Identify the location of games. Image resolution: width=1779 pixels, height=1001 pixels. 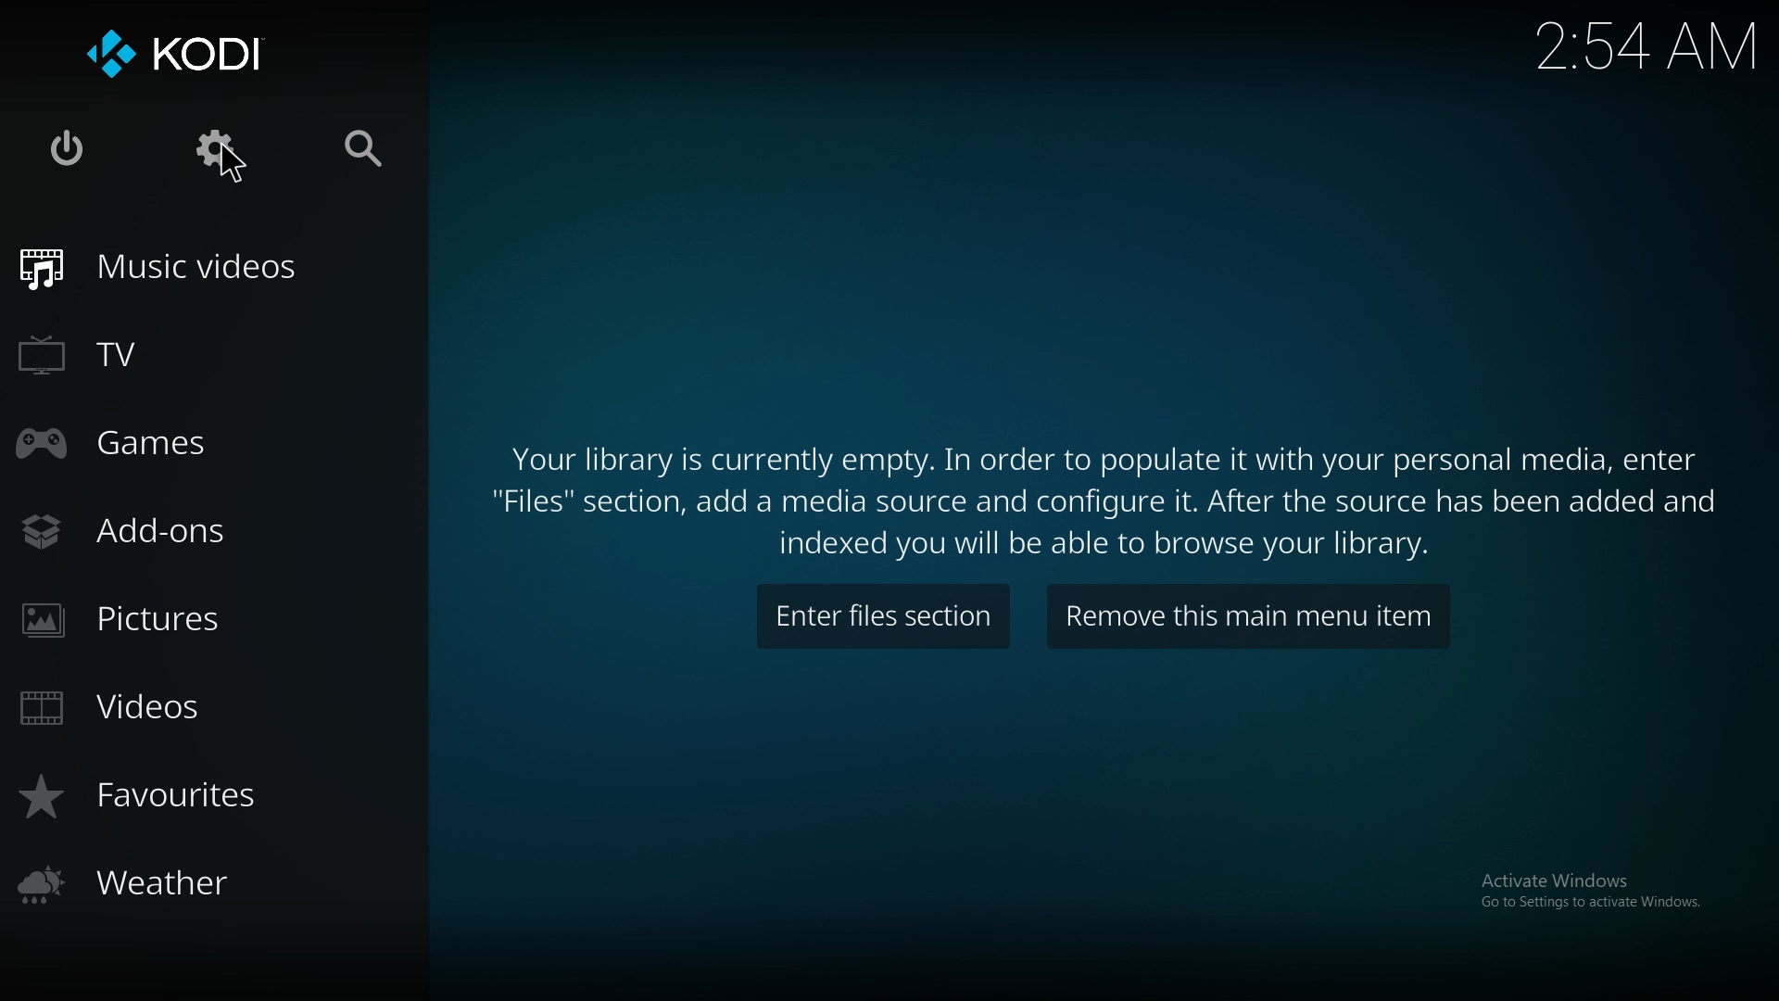
(124, 448).